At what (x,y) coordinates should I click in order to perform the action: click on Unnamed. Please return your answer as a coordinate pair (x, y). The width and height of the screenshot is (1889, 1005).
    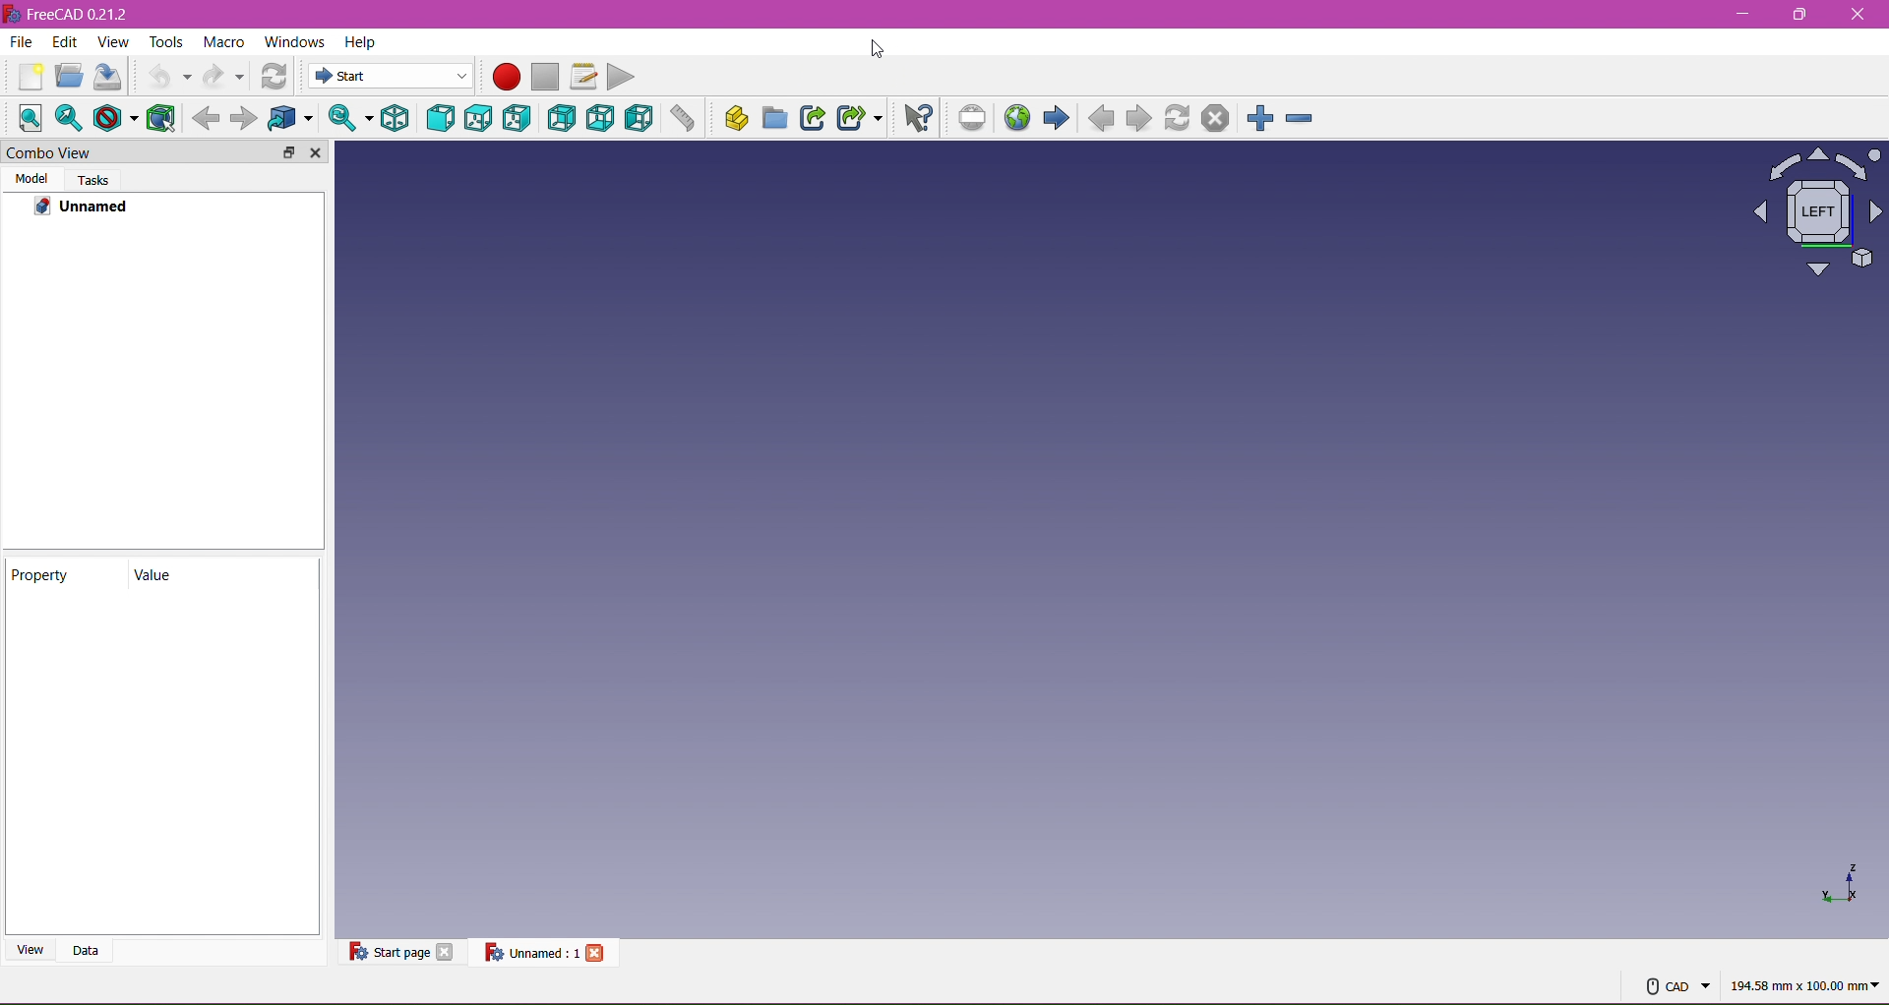
    Looking at the image, I should click on (84, 207).